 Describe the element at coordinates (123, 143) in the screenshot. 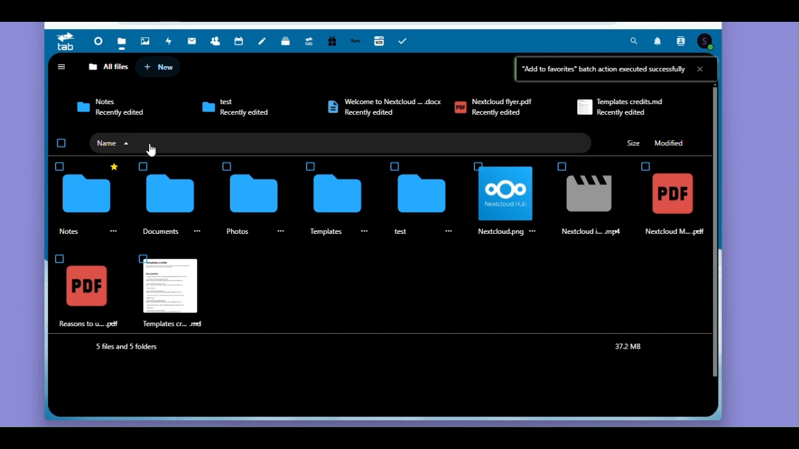

I see `Icon` at that location.